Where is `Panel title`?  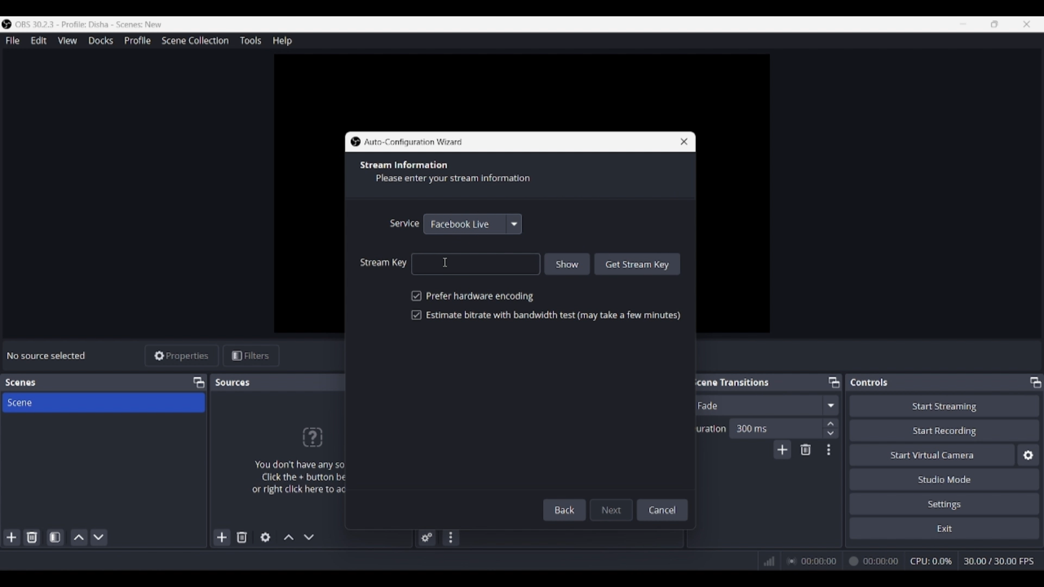 Panel title is located at coordinates (869, 382).